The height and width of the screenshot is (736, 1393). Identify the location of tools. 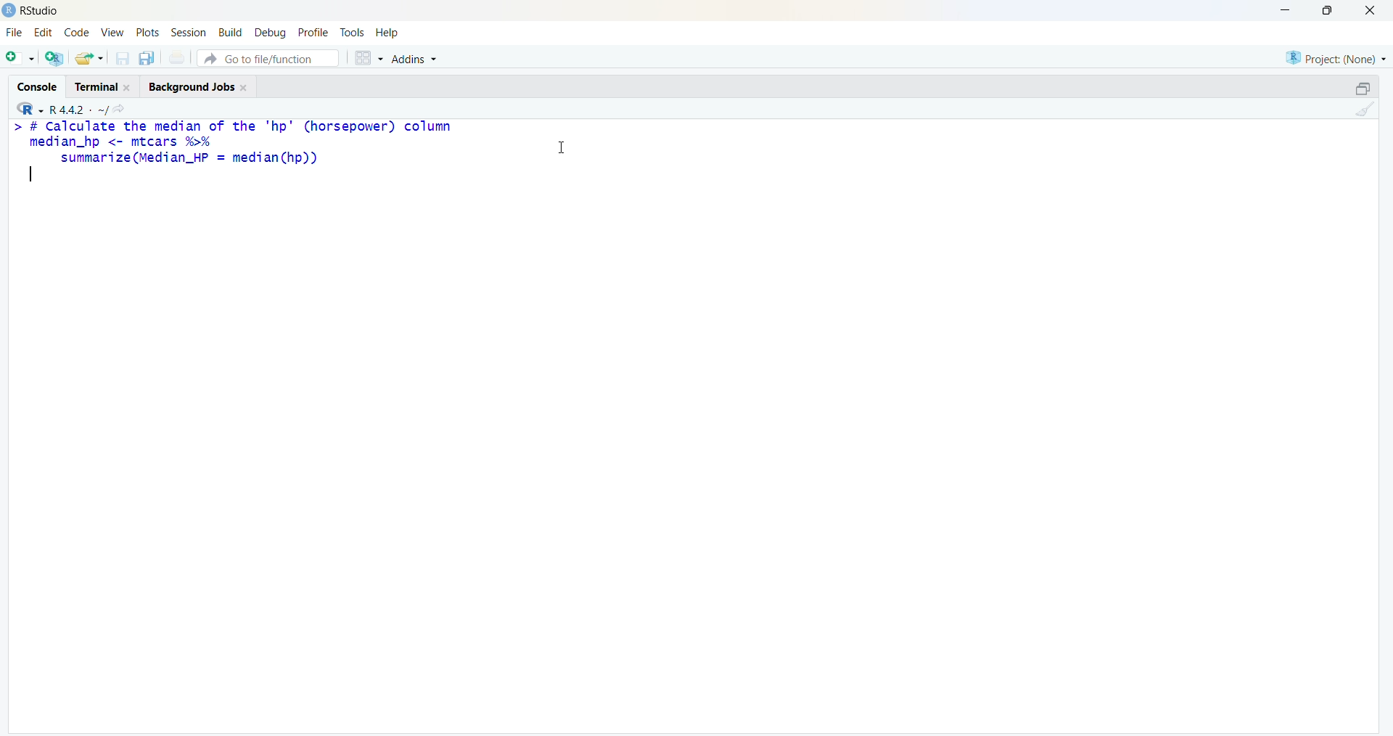
(354, 33).